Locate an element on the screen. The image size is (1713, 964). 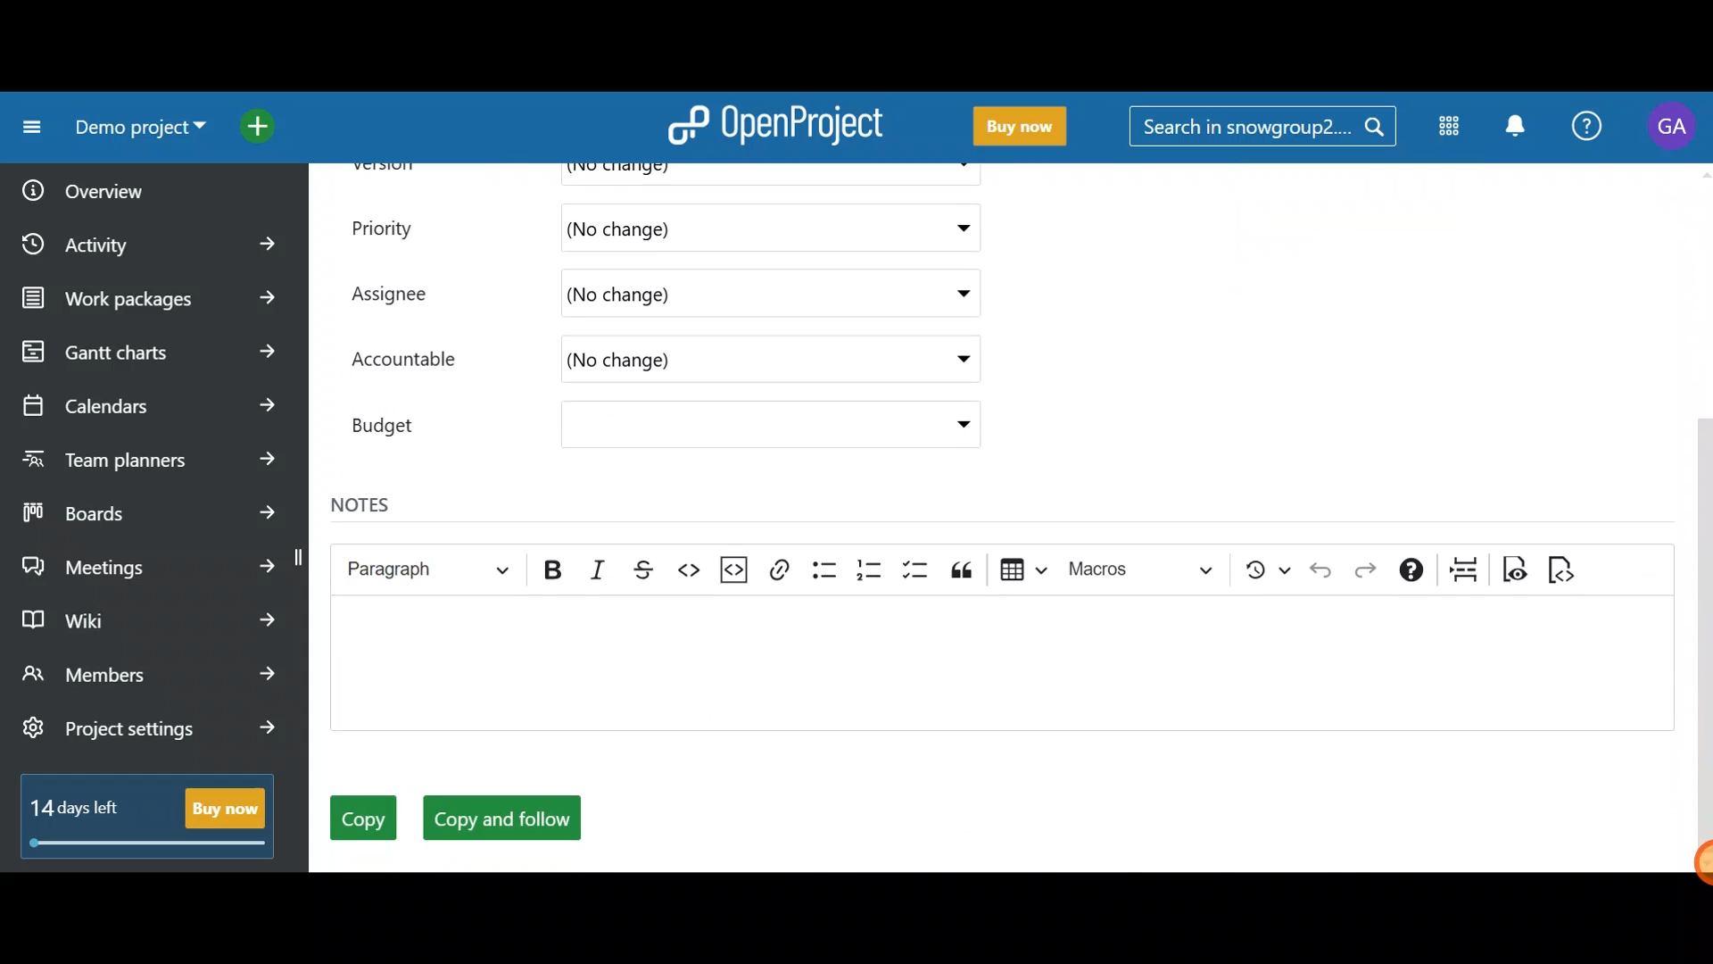
Budget is located at coordinates (658, 428).